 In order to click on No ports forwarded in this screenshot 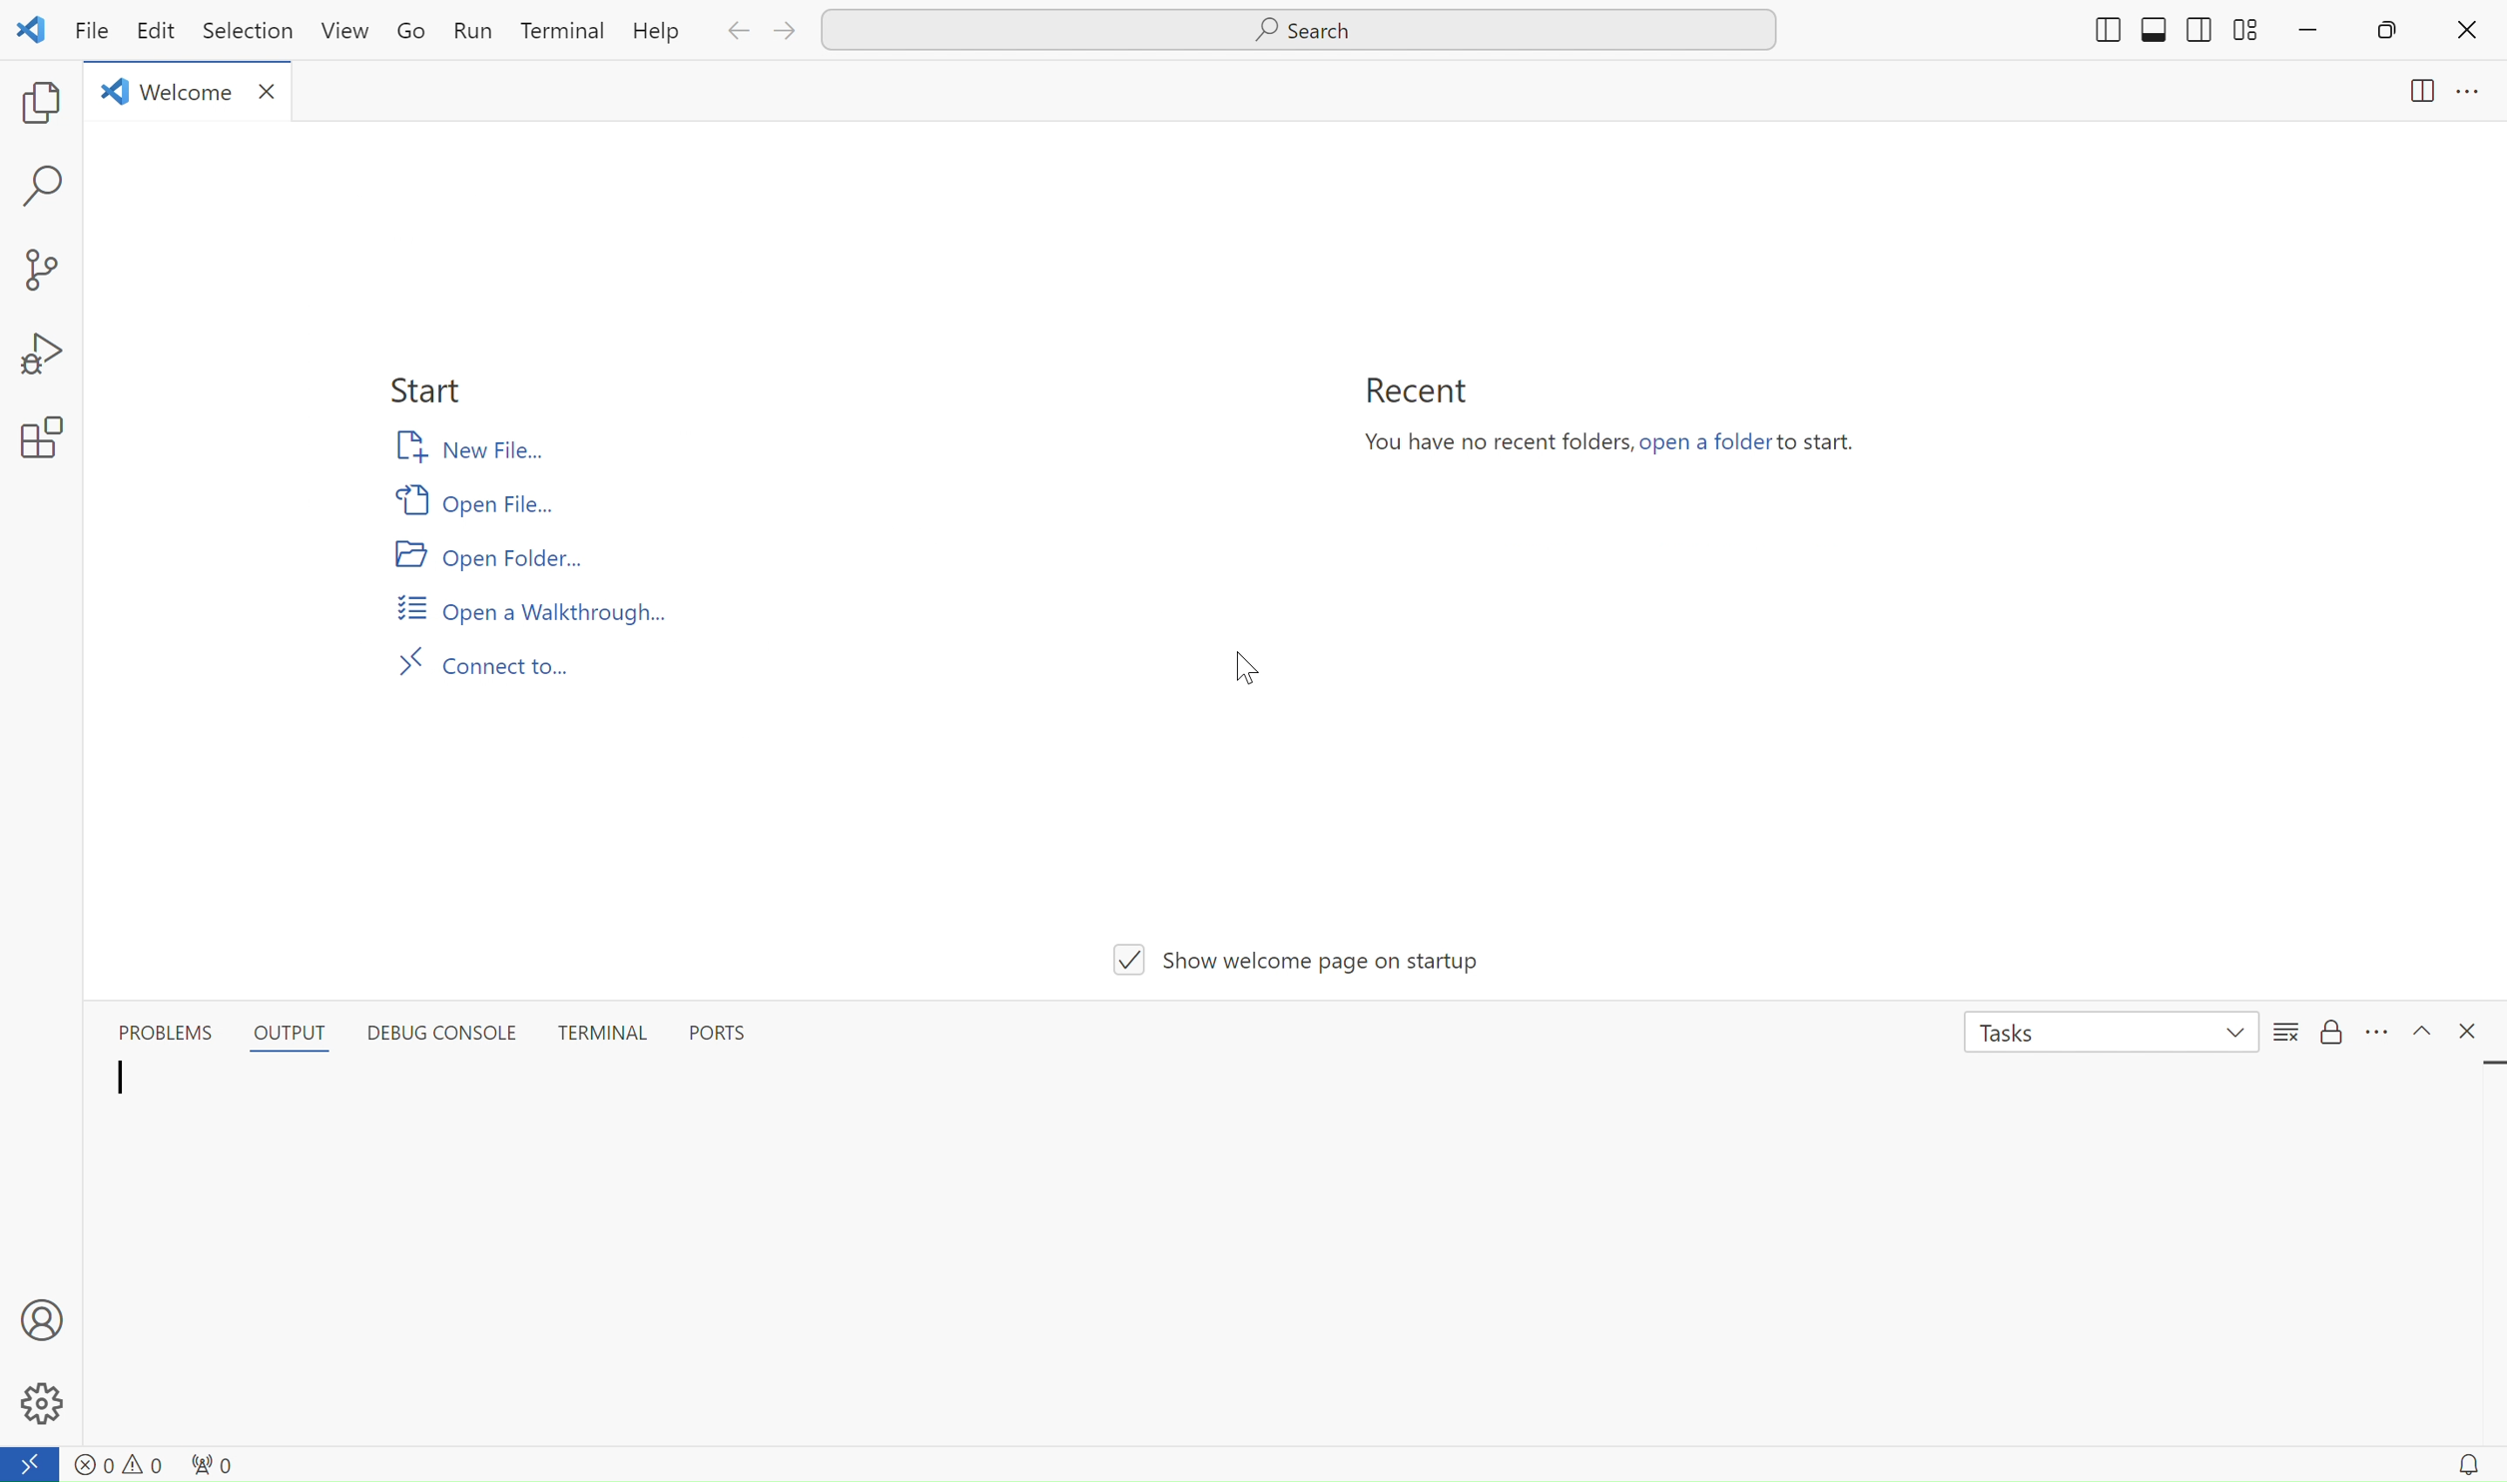, I will do `click(213, 1463)`.